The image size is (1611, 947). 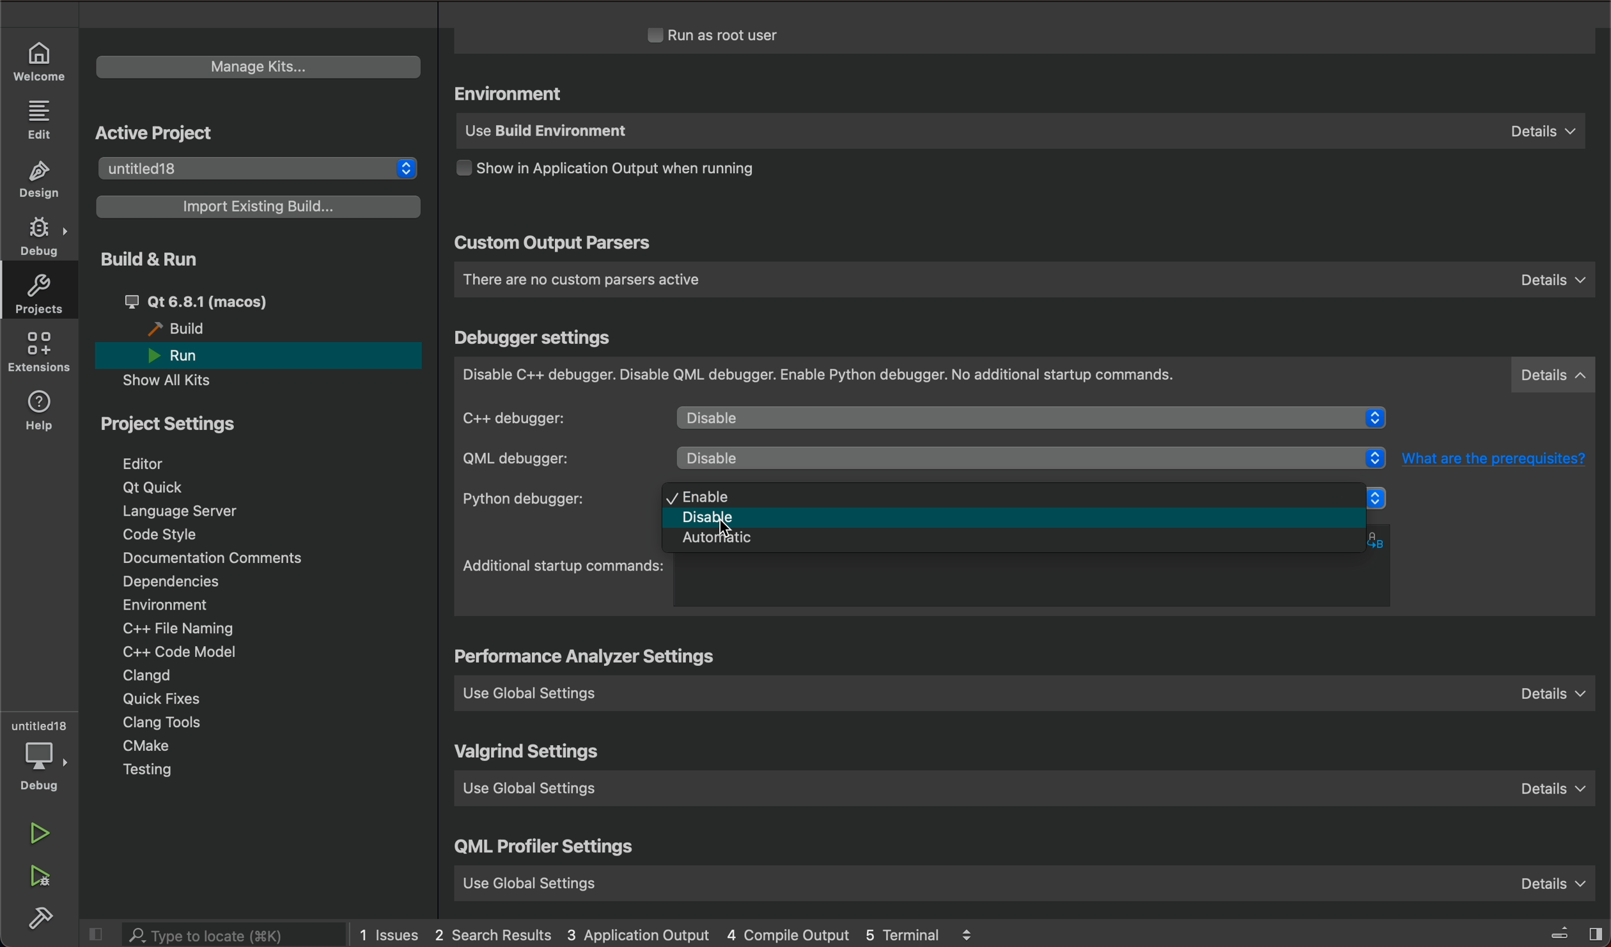 What do you see at coordinates (1023, 280) in the screenshot?
I see `custom parsers` at bounding box center [1023, 280].